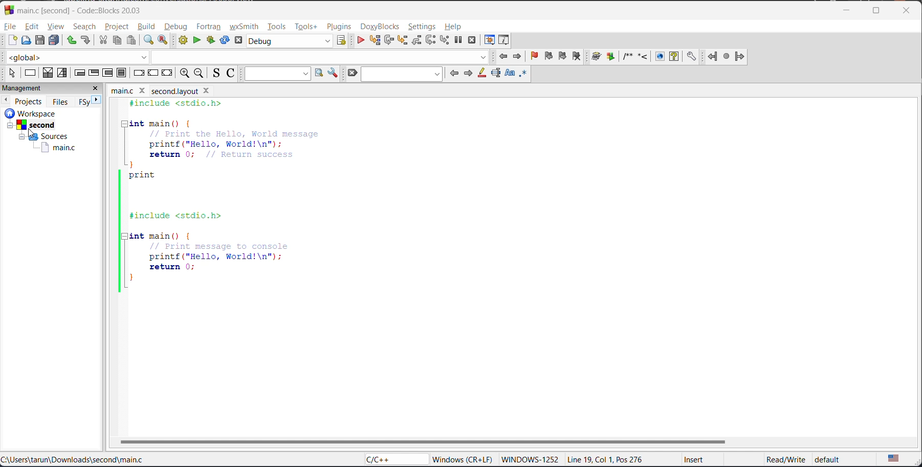  I want to click on new, so click(10, 41).